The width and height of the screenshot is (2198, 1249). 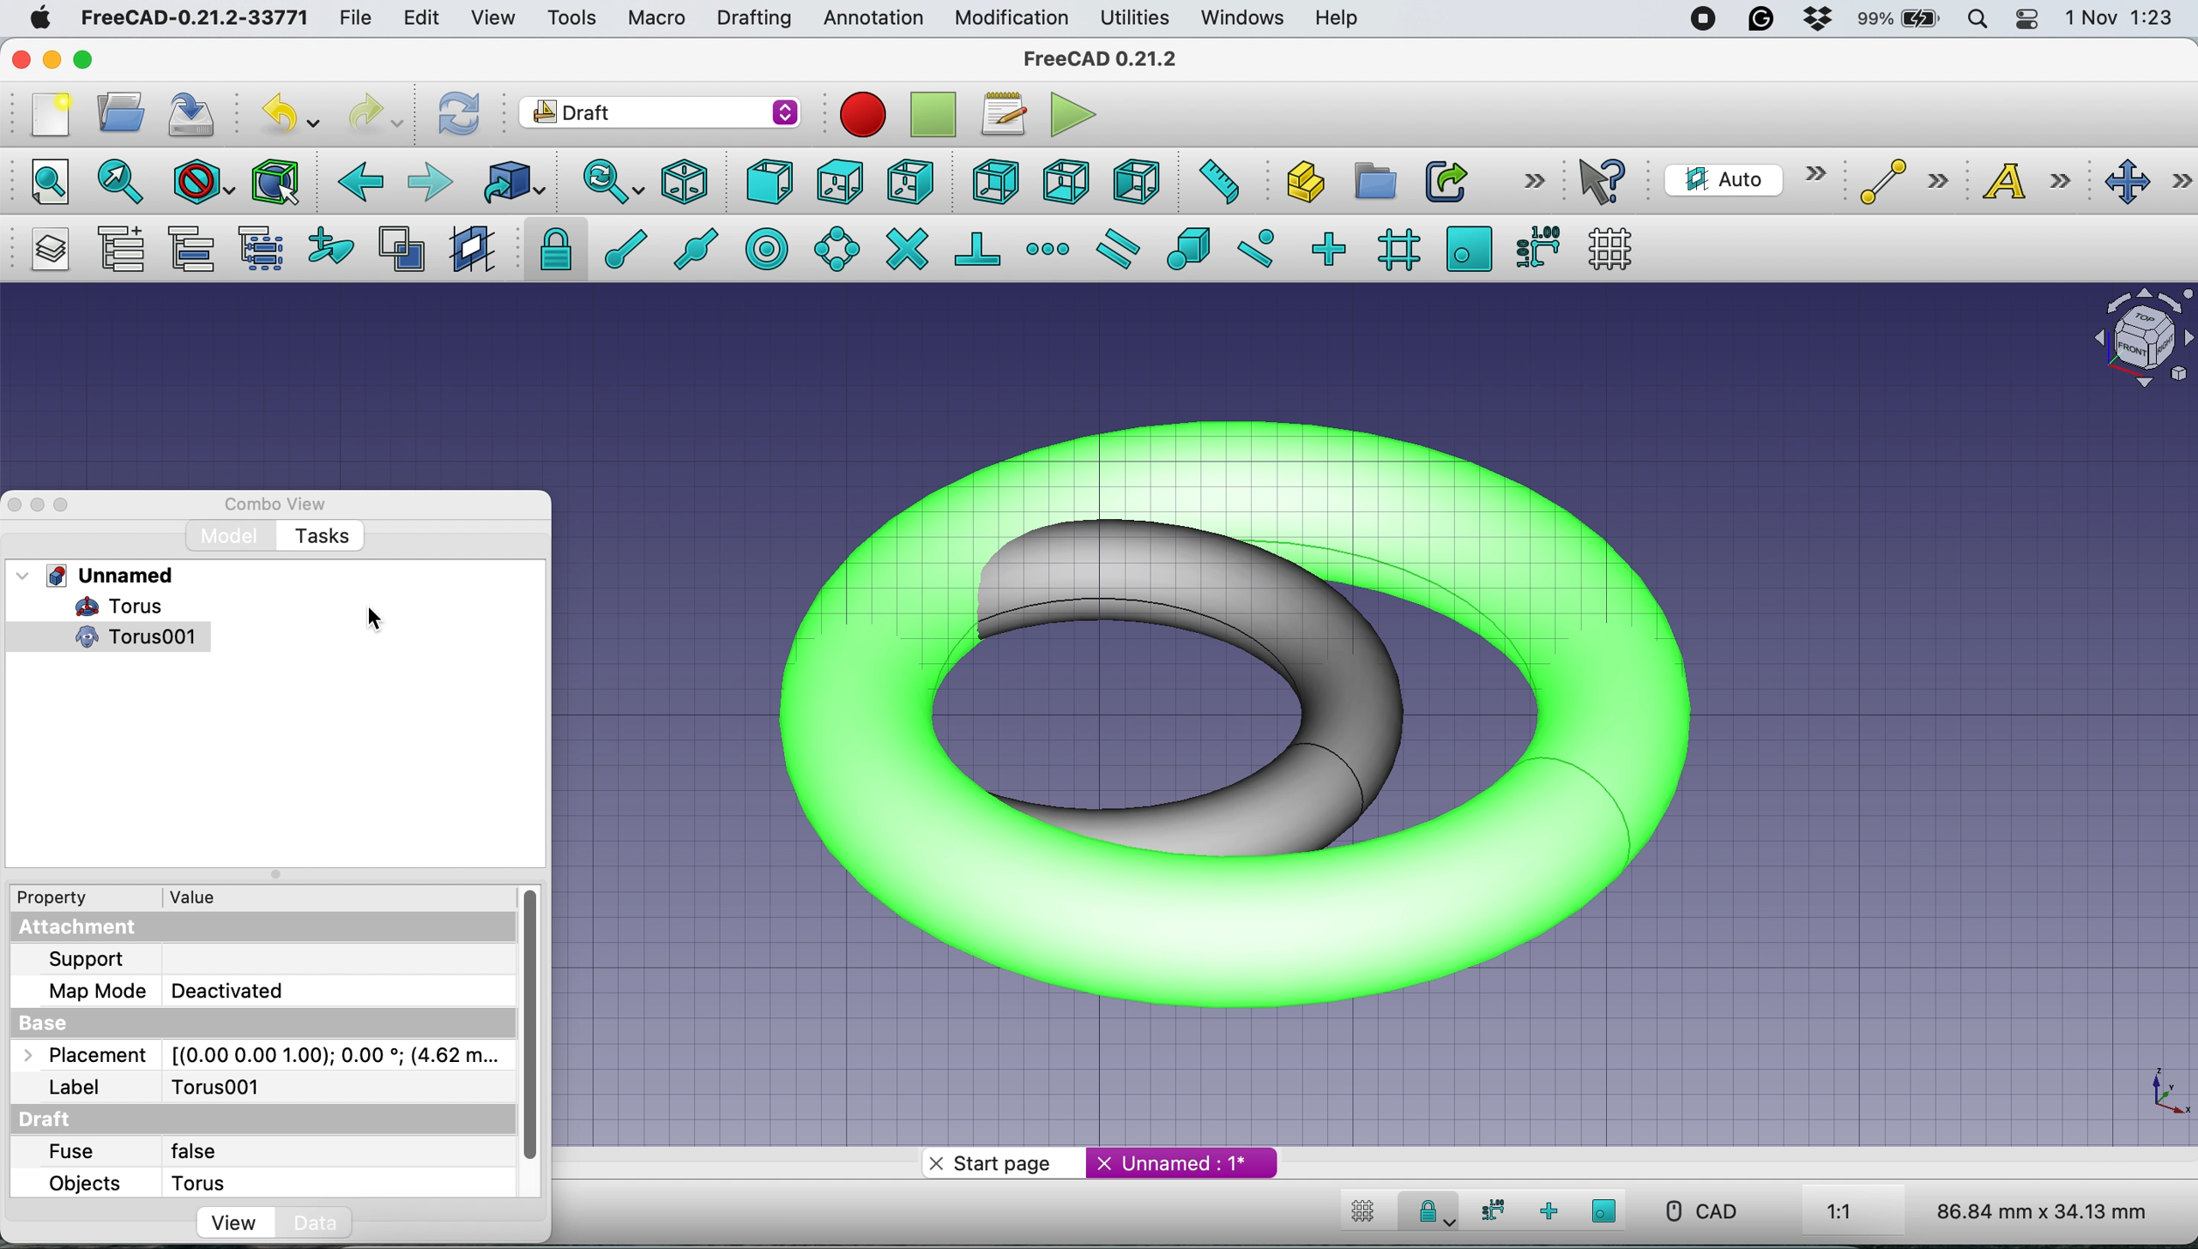 I want to click on line, so click(x=1898, y=183).